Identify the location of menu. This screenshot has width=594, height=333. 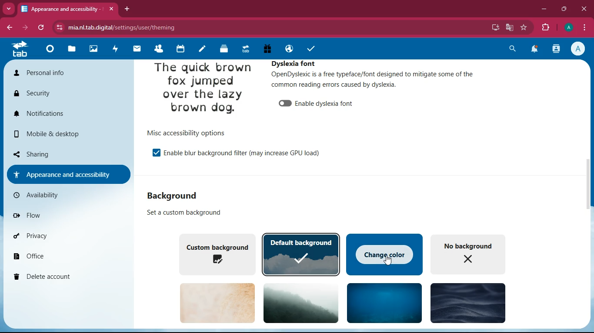
(584, 26).